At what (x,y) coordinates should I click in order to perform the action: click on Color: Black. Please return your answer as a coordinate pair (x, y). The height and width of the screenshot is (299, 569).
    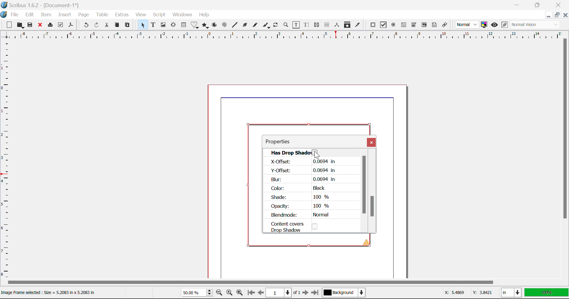
    Looking at the image, I should click on (299, 188).